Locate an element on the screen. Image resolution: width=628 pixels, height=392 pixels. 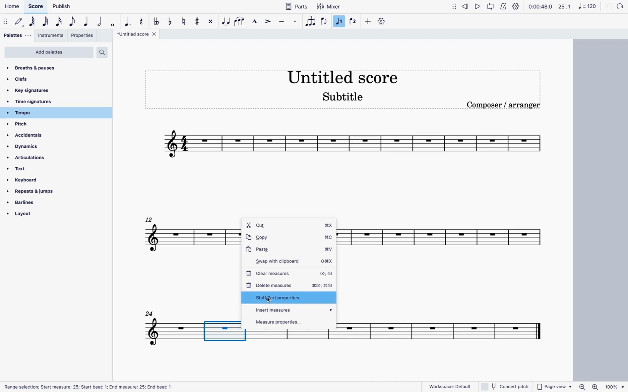
instruments is located at coordinates (51, 36).